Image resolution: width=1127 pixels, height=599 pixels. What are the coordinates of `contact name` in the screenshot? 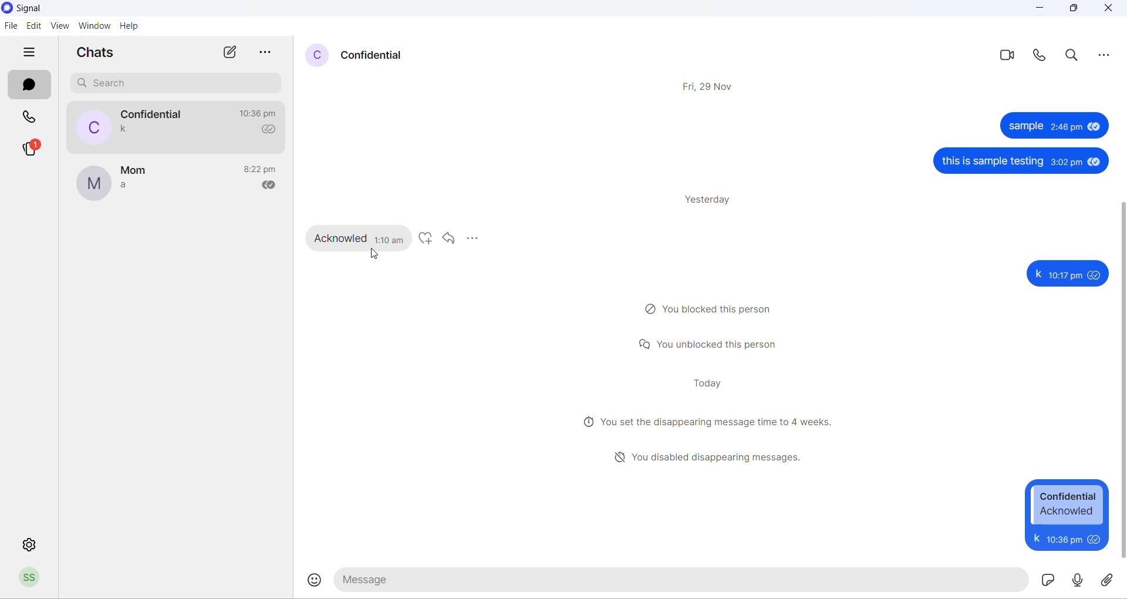 It's located at (139, 171).